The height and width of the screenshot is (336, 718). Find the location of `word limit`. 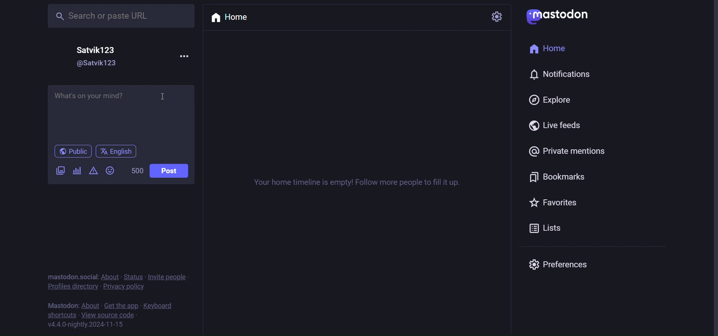

word limit is located at coordinates (137, 171).